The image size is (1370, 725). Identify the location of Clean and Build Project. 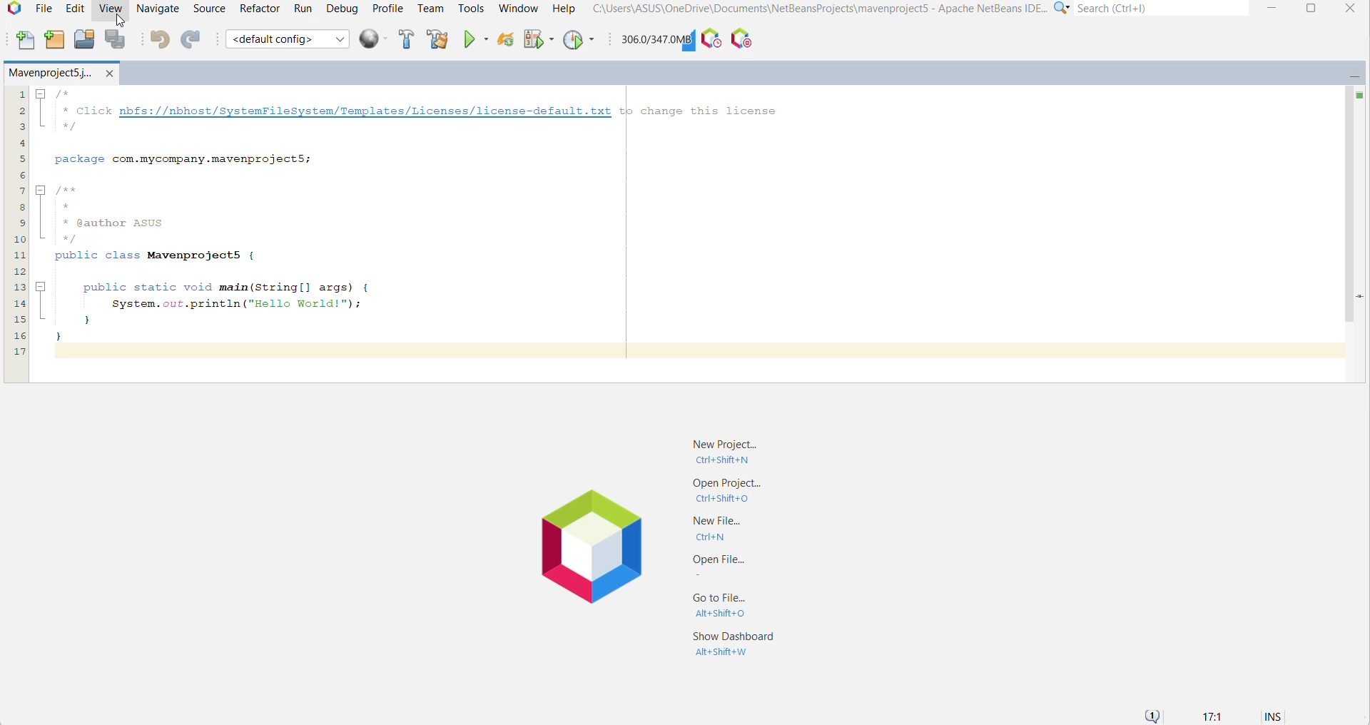
(437, 41).